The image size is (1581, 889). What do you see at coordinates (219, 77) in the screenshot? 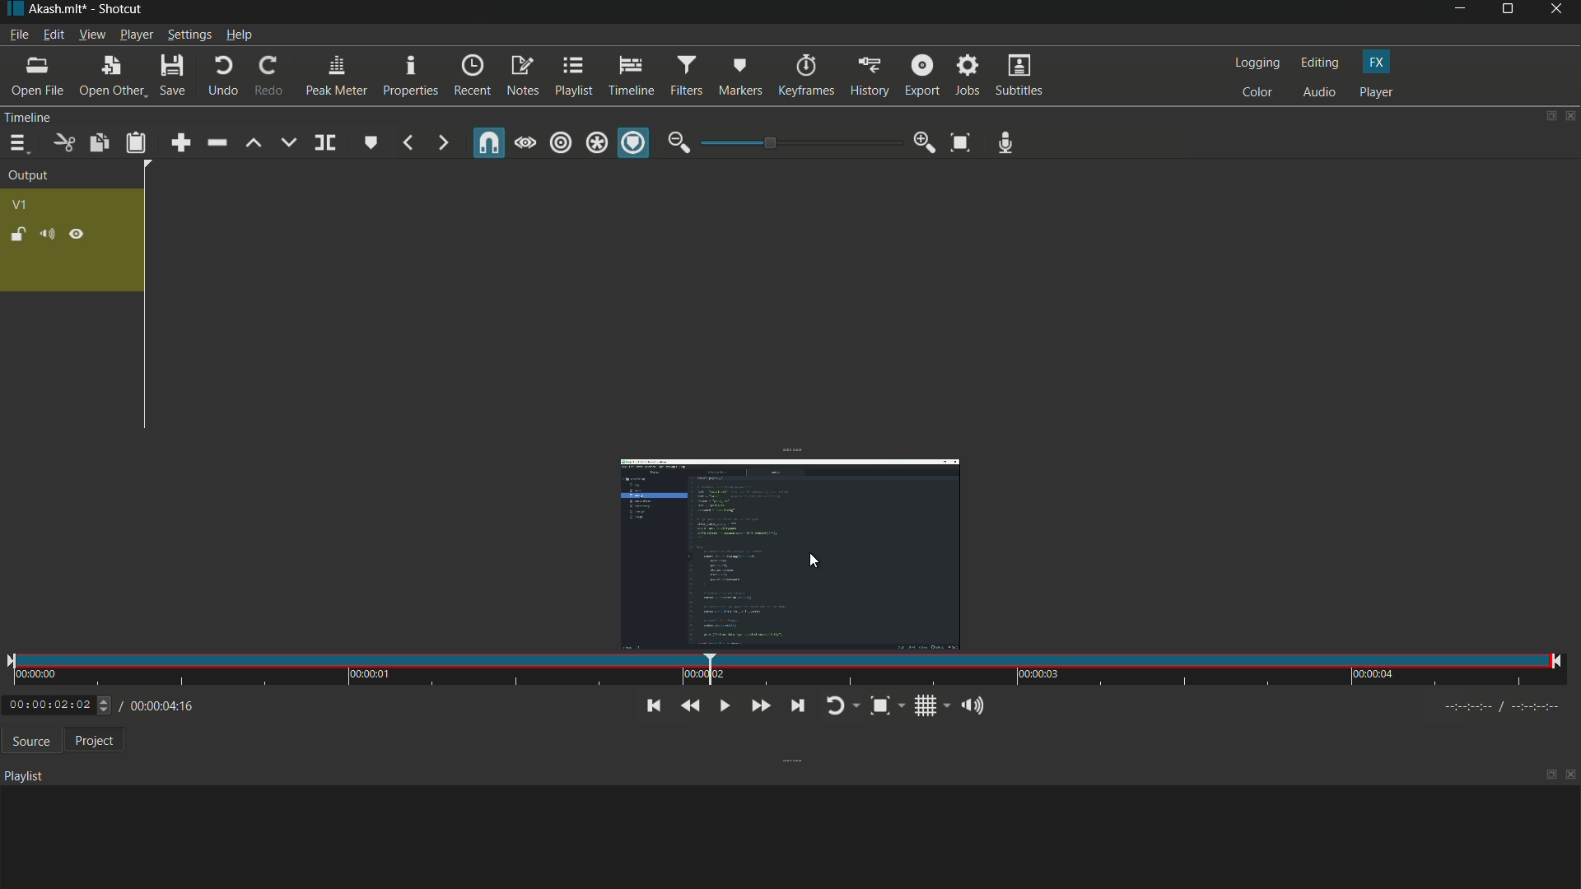
I see `undo` at bounding box center [219, 77].